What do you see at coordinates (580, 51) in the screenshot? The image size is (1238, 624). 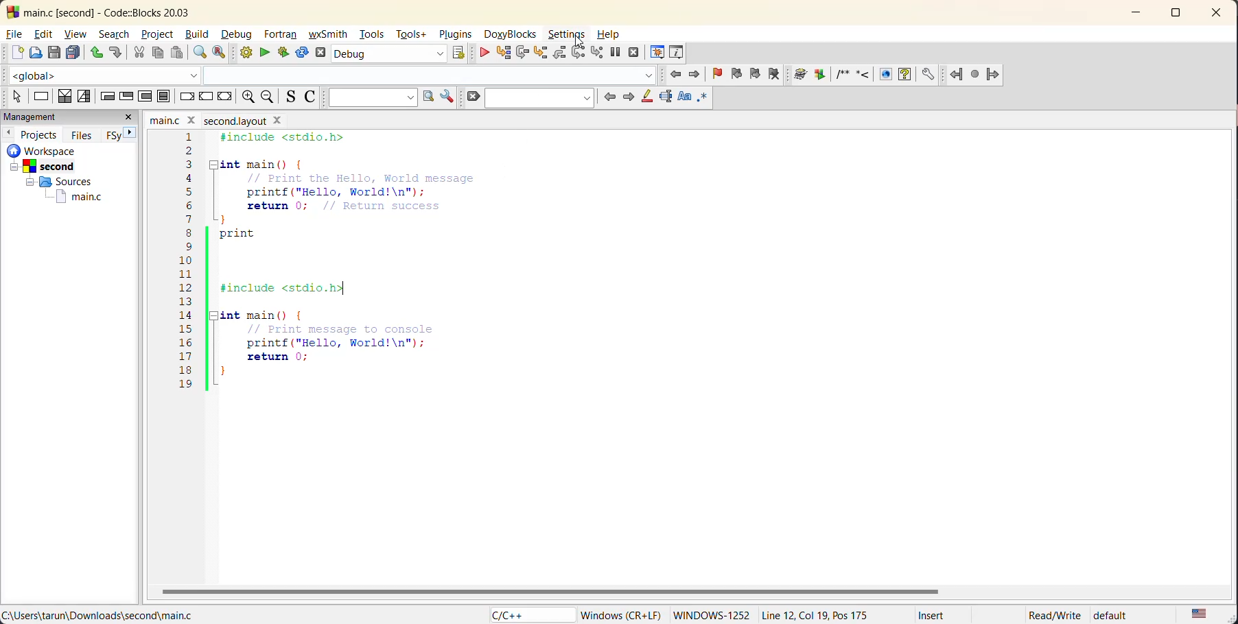 I see `next instruction` at bounding box center [580, 51].